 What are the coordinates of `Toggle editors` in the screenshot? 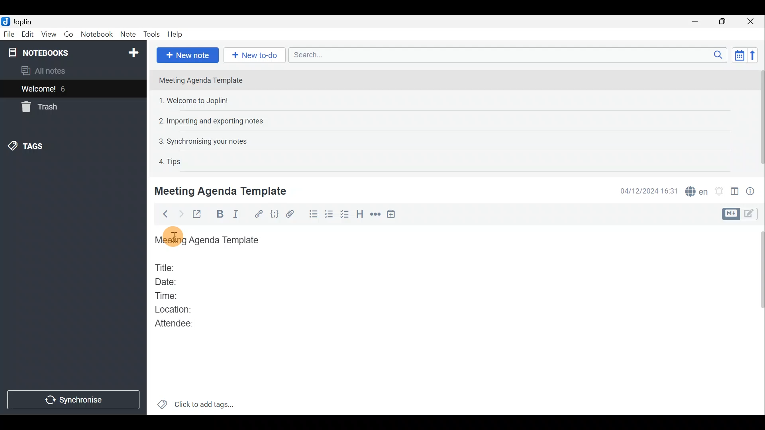 It's located at (751, 215).